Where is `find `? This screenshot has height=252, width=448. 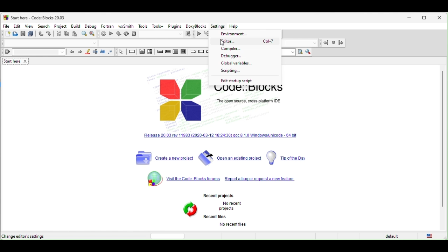
find  is located at coordinates (85, 34).